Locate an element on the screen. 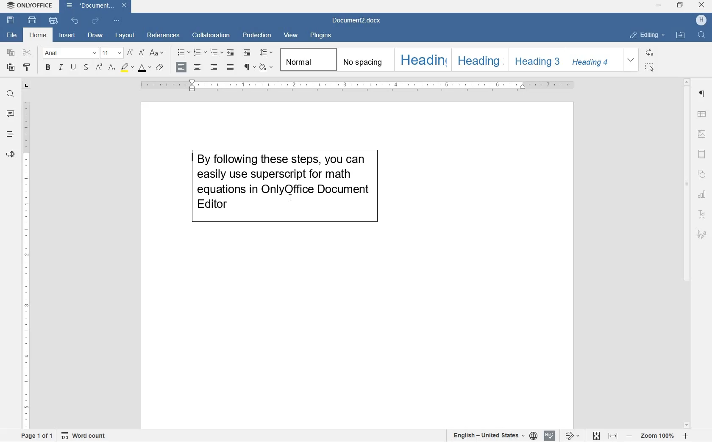  redo is located at coordinates (95, 22).